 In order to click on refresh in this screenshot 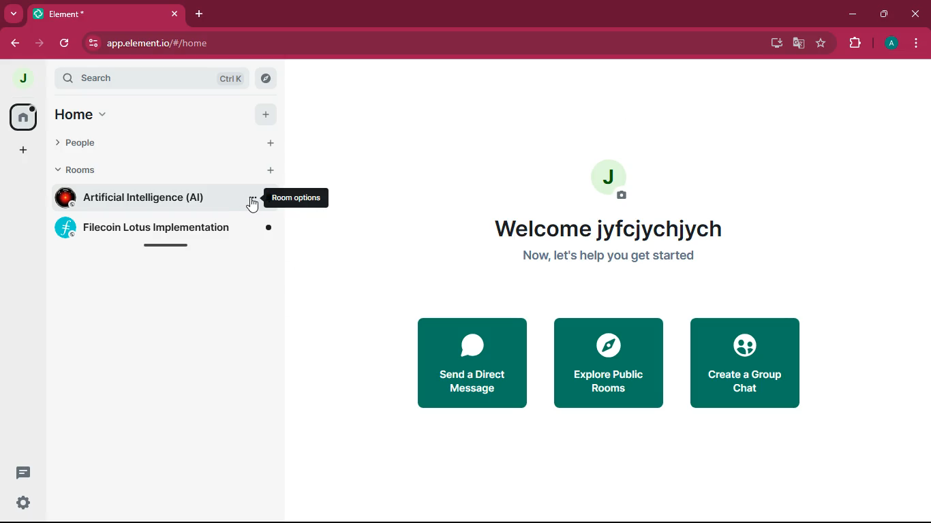, I will do `click(65, 44)`.